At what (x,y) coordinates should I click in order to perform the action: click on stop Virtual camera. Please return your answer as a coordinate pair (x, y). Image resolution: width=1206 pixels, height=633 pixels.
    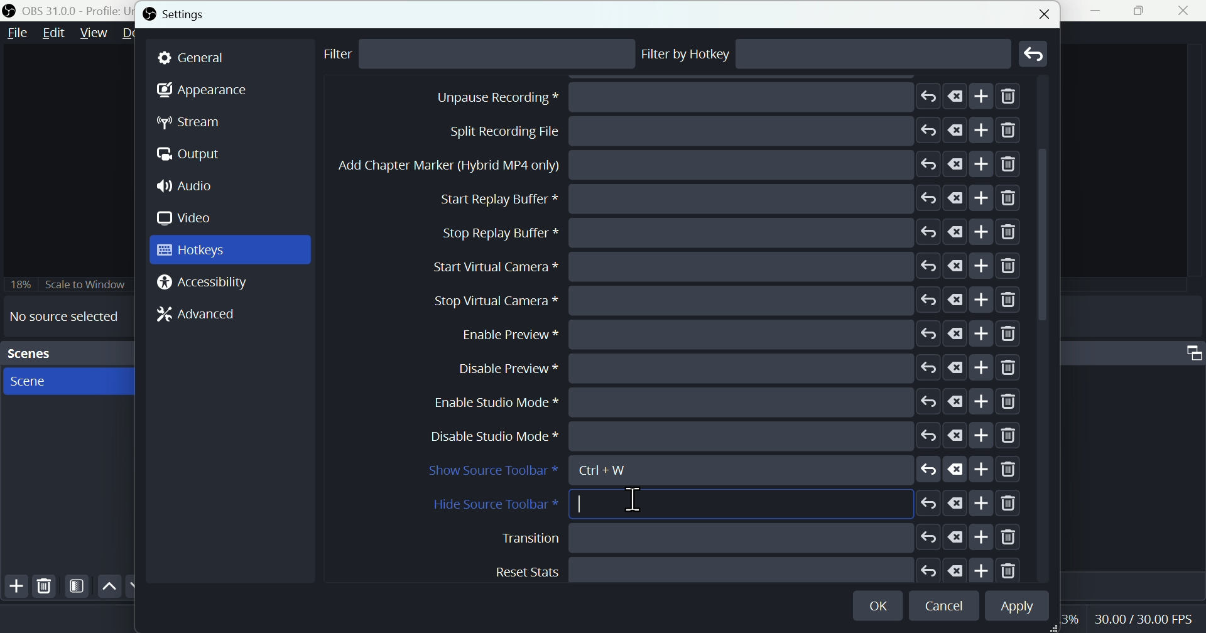
    Looking at the image, I should click on (723, 436).